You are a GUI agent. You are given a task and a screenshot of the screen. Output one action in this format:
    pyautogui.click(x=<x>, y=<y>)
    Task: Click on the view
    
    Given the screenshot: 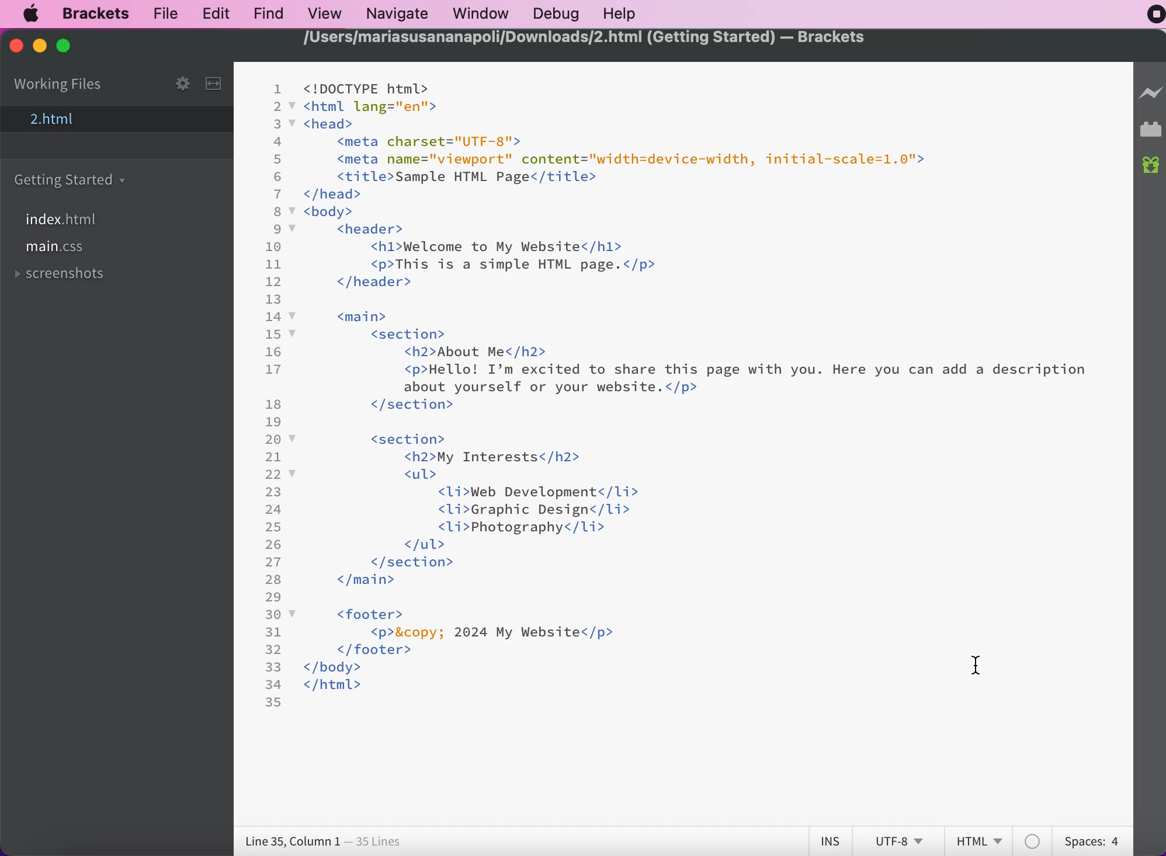 What is the action you would take?
    pyautogui.click(x=327, y=12)
    